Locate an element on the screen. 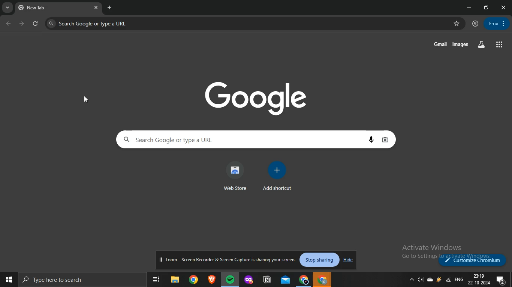 The image size is (512, 287). minimize is located at coordinates (470, 7).